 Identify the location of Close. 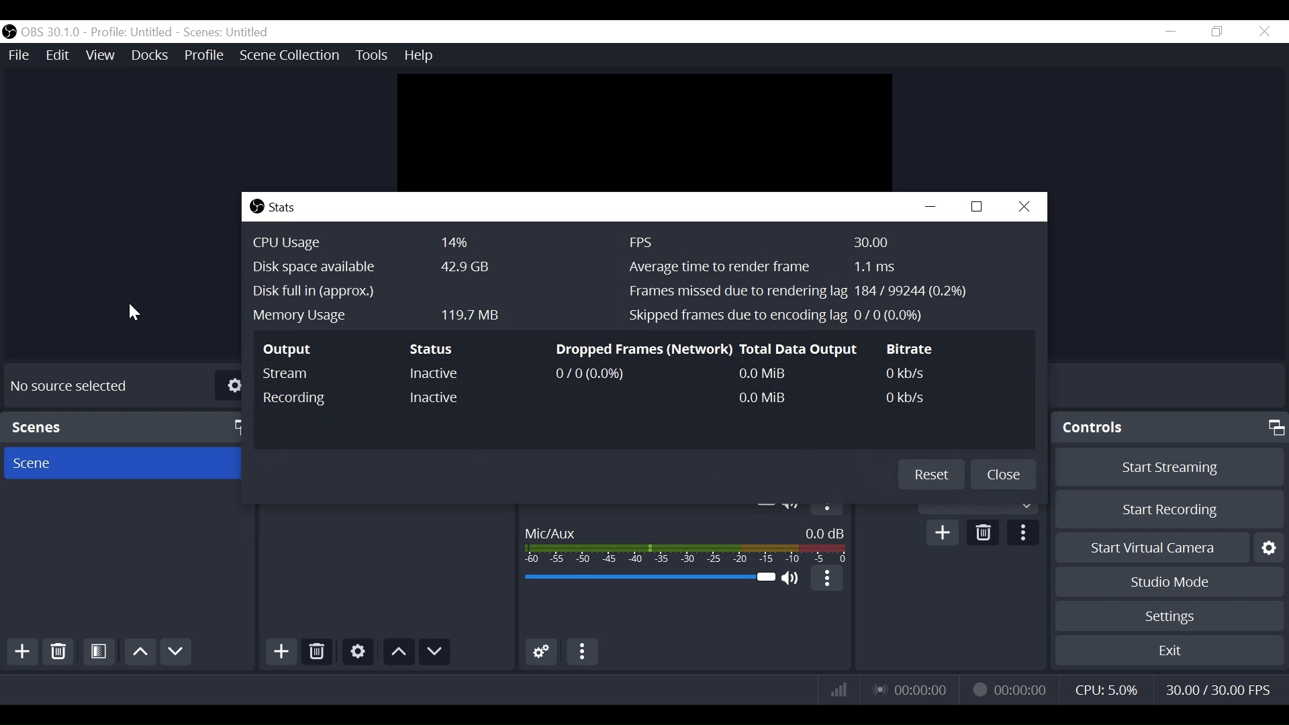
(1024, 206).